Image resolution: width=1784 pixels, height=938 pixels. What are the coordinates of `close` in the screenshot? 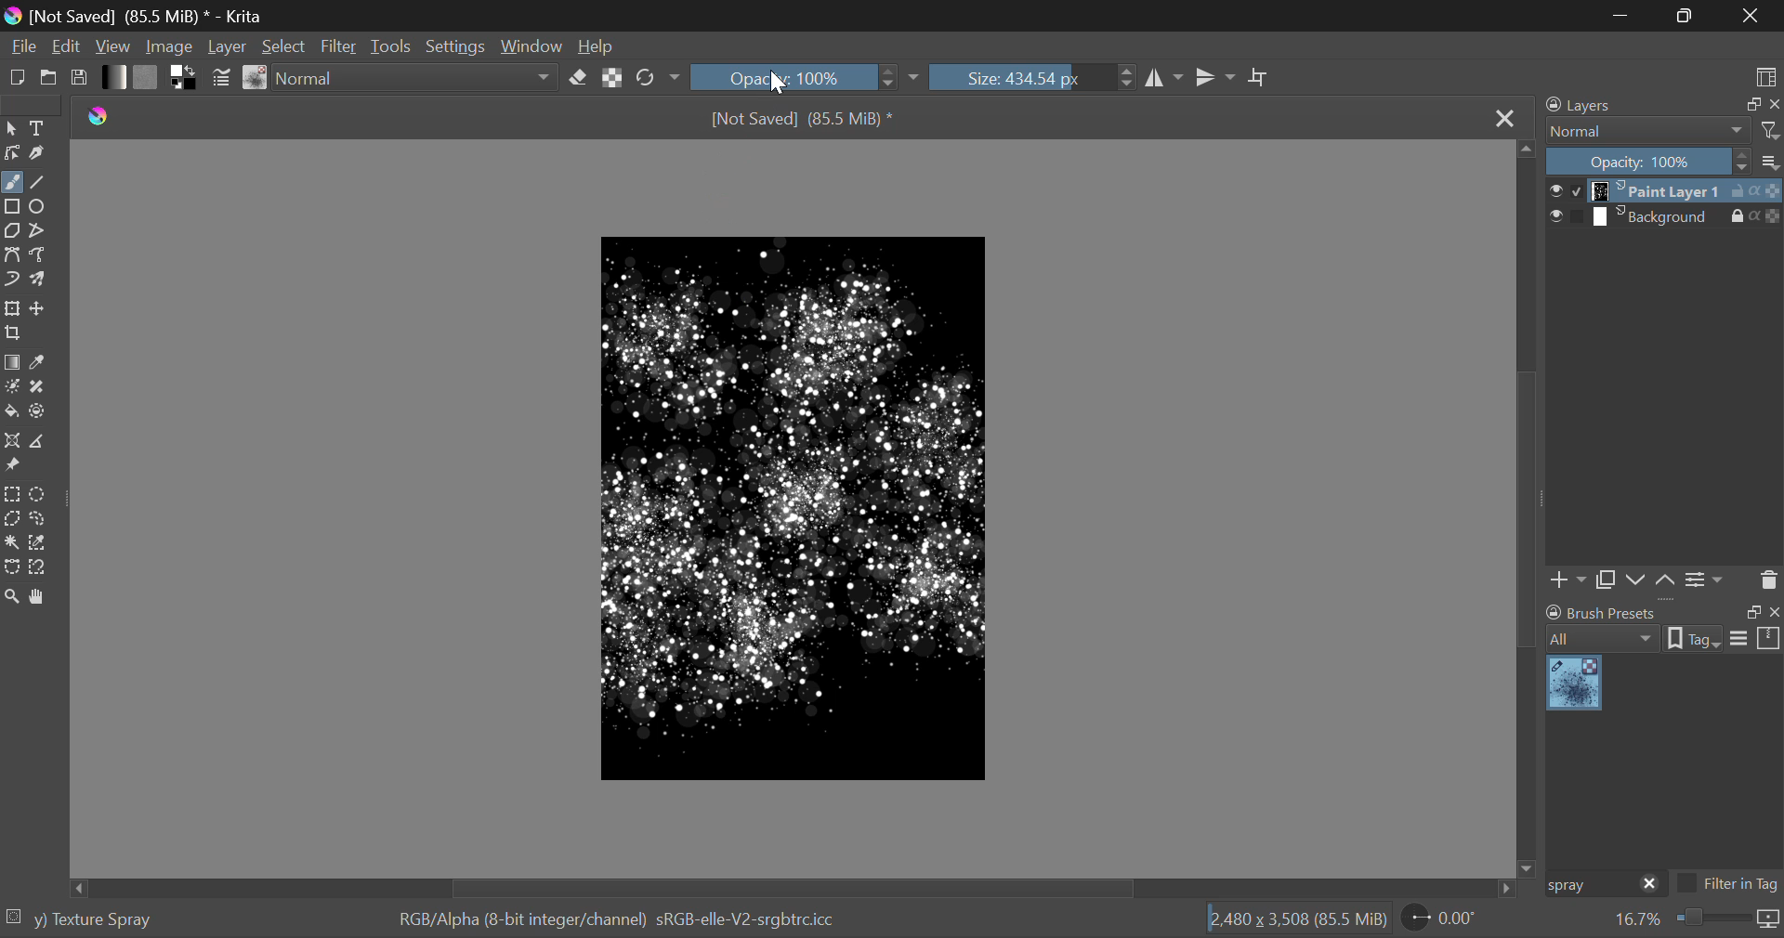 It's located at (1773, 612).